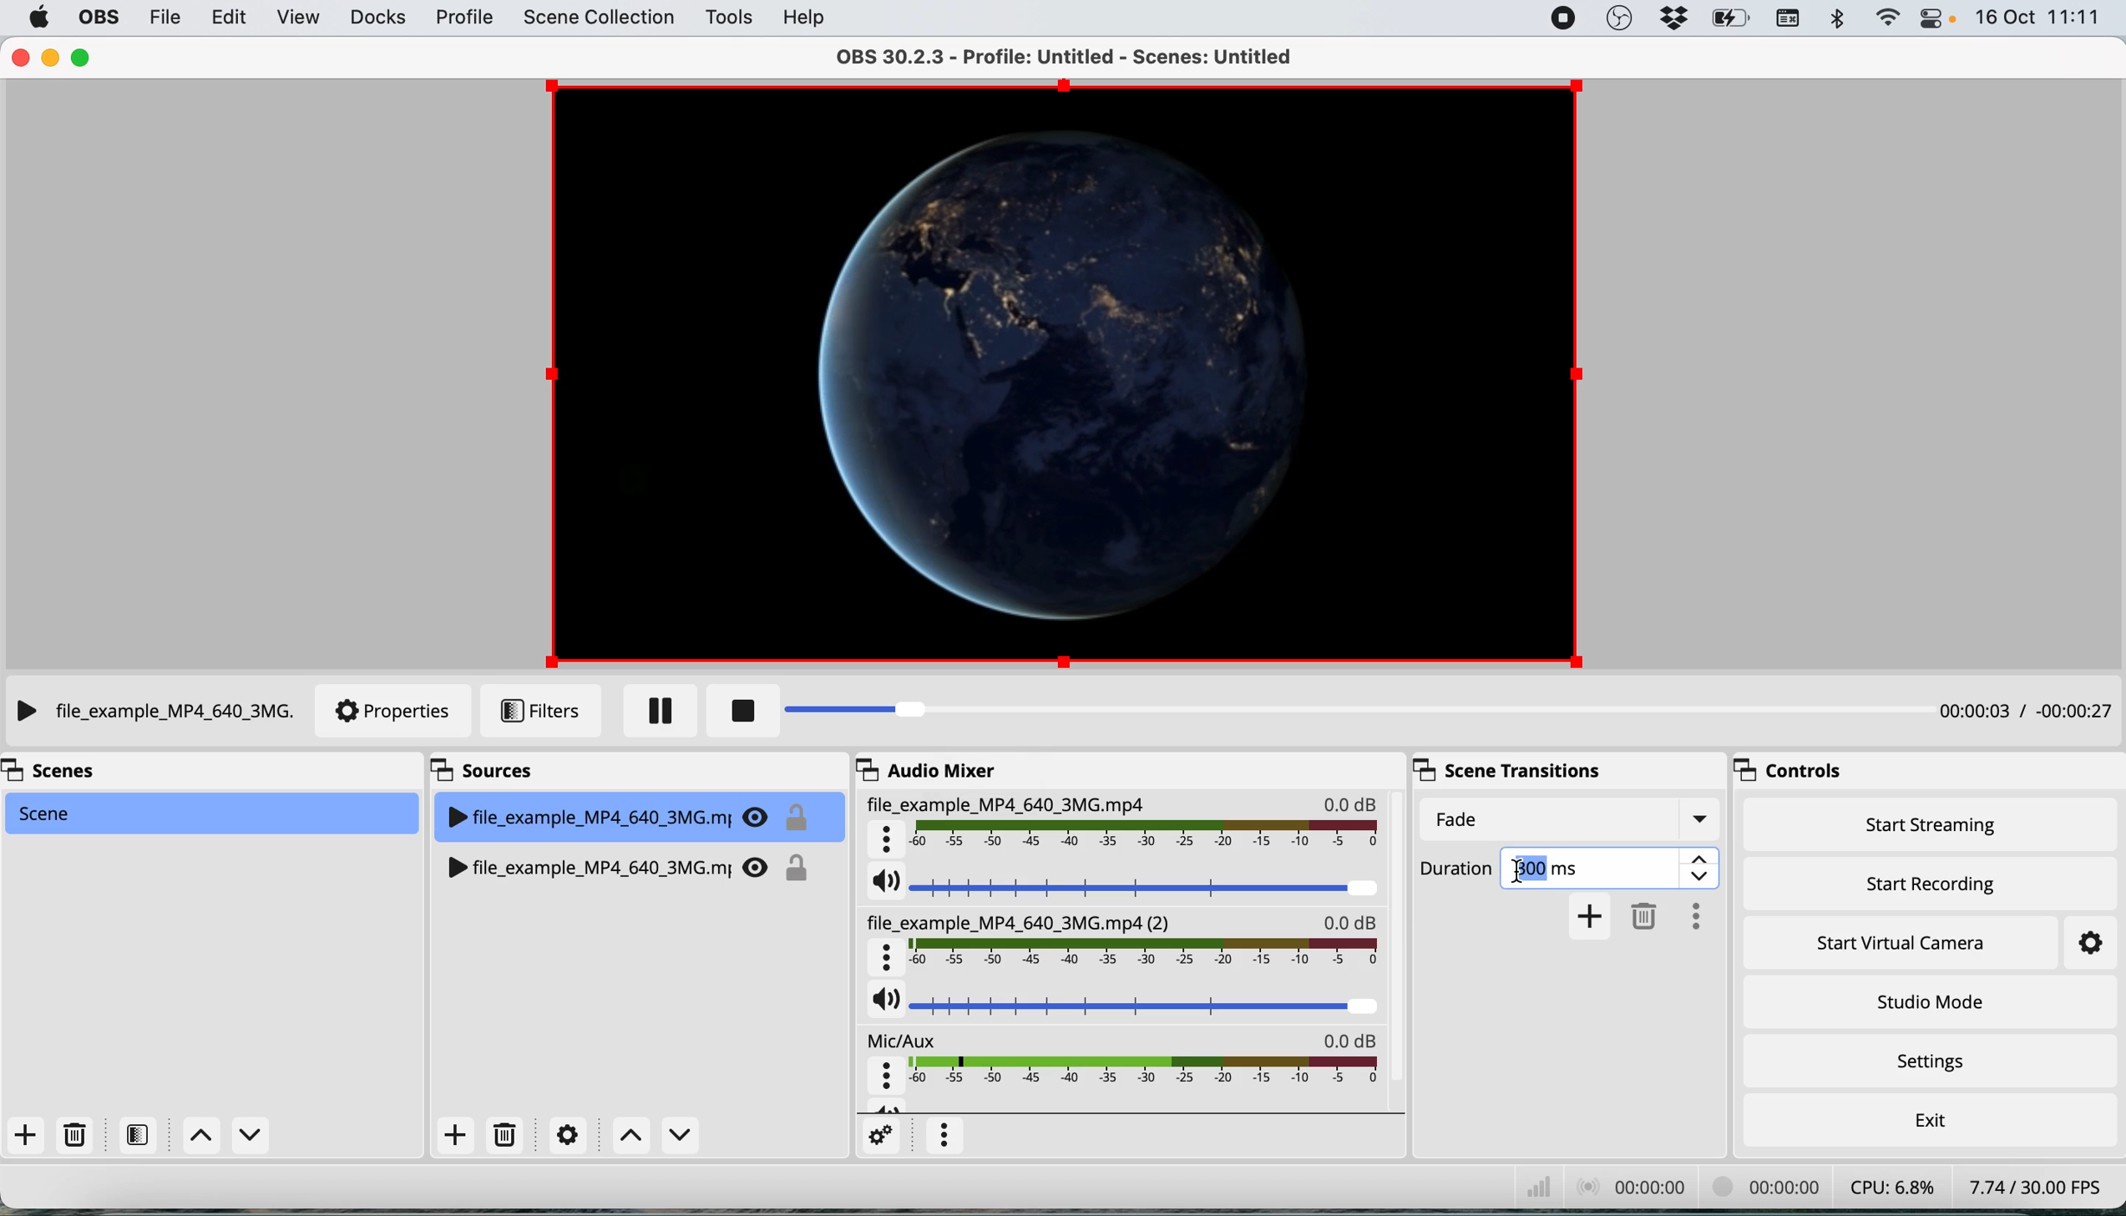 Image resolution: width=2126 pixels, height=1216 pixels. Describe the element at coordinates (453, 1136) in the screenshot. I see `add source` at that location.